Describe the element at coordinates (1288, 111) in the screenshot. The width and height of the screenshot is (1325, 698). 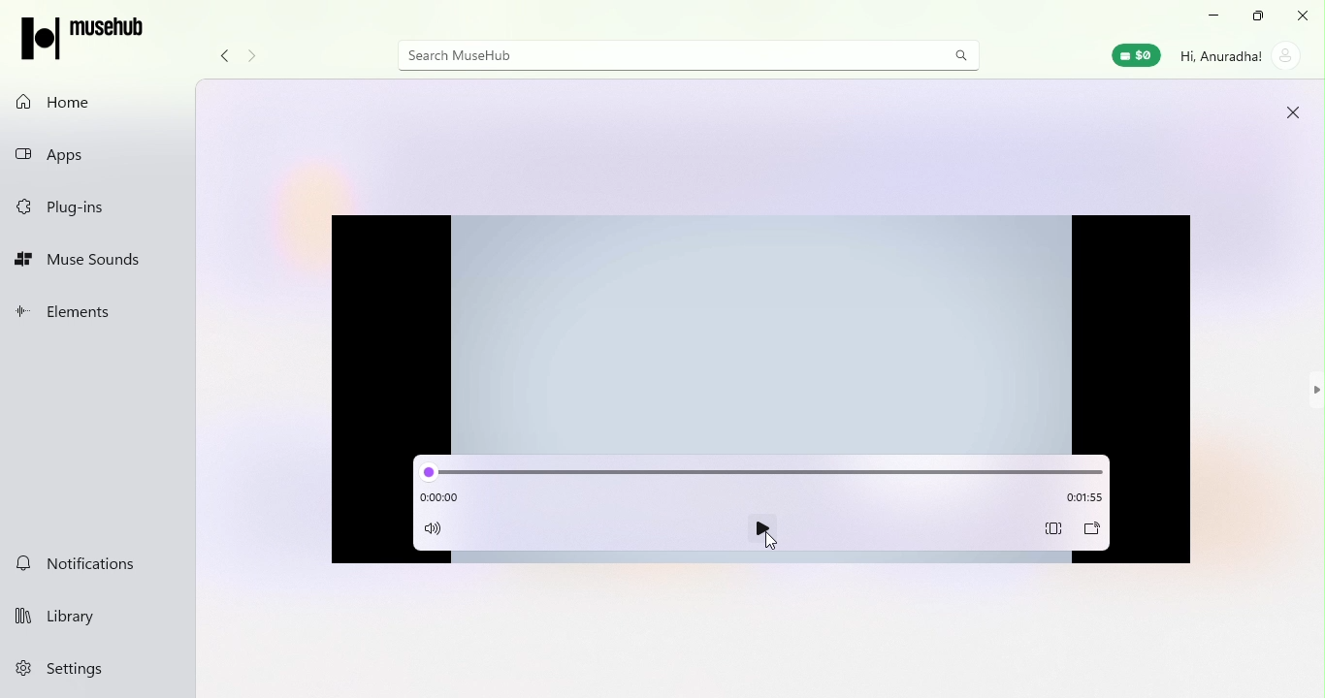
I see `close` at that location.